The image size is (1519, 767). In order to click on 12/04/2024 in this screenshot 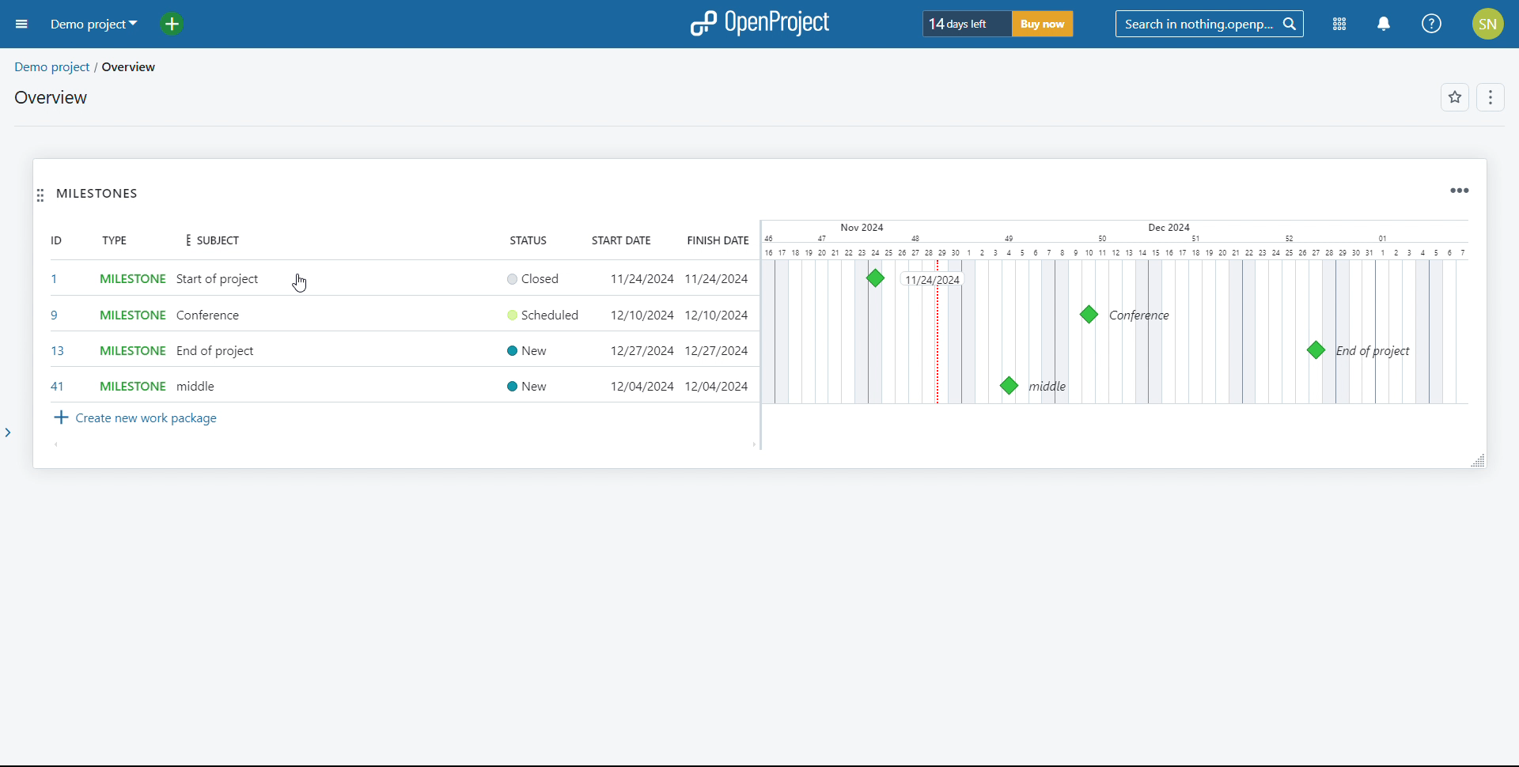, I will do `click(636, 387)`.